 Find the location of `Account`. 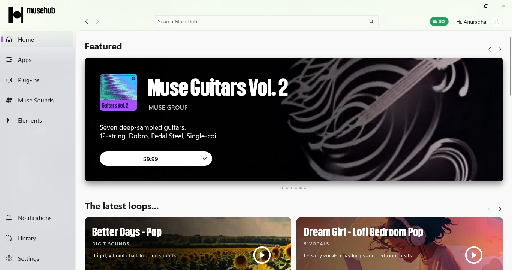

Account is located at coordinates (479, 21).